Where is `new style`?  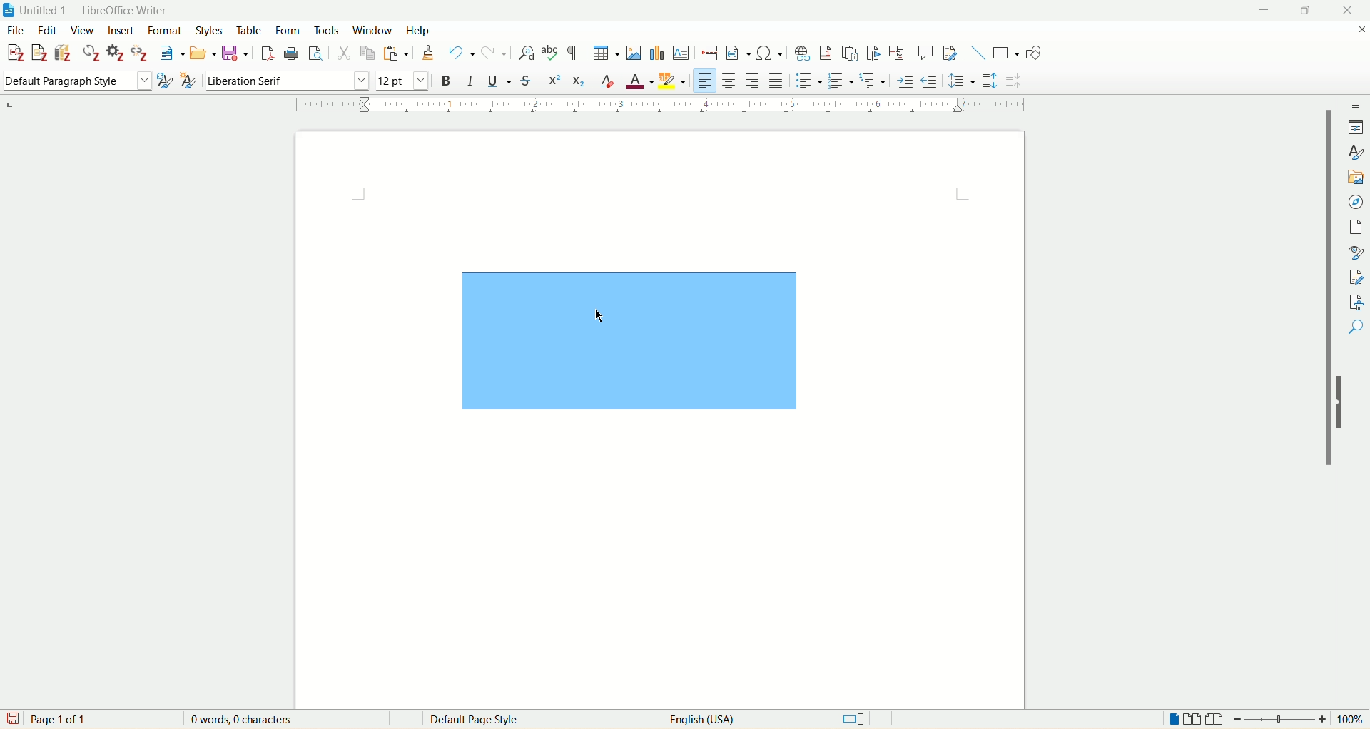
new style is located at coordinates (188, 81).